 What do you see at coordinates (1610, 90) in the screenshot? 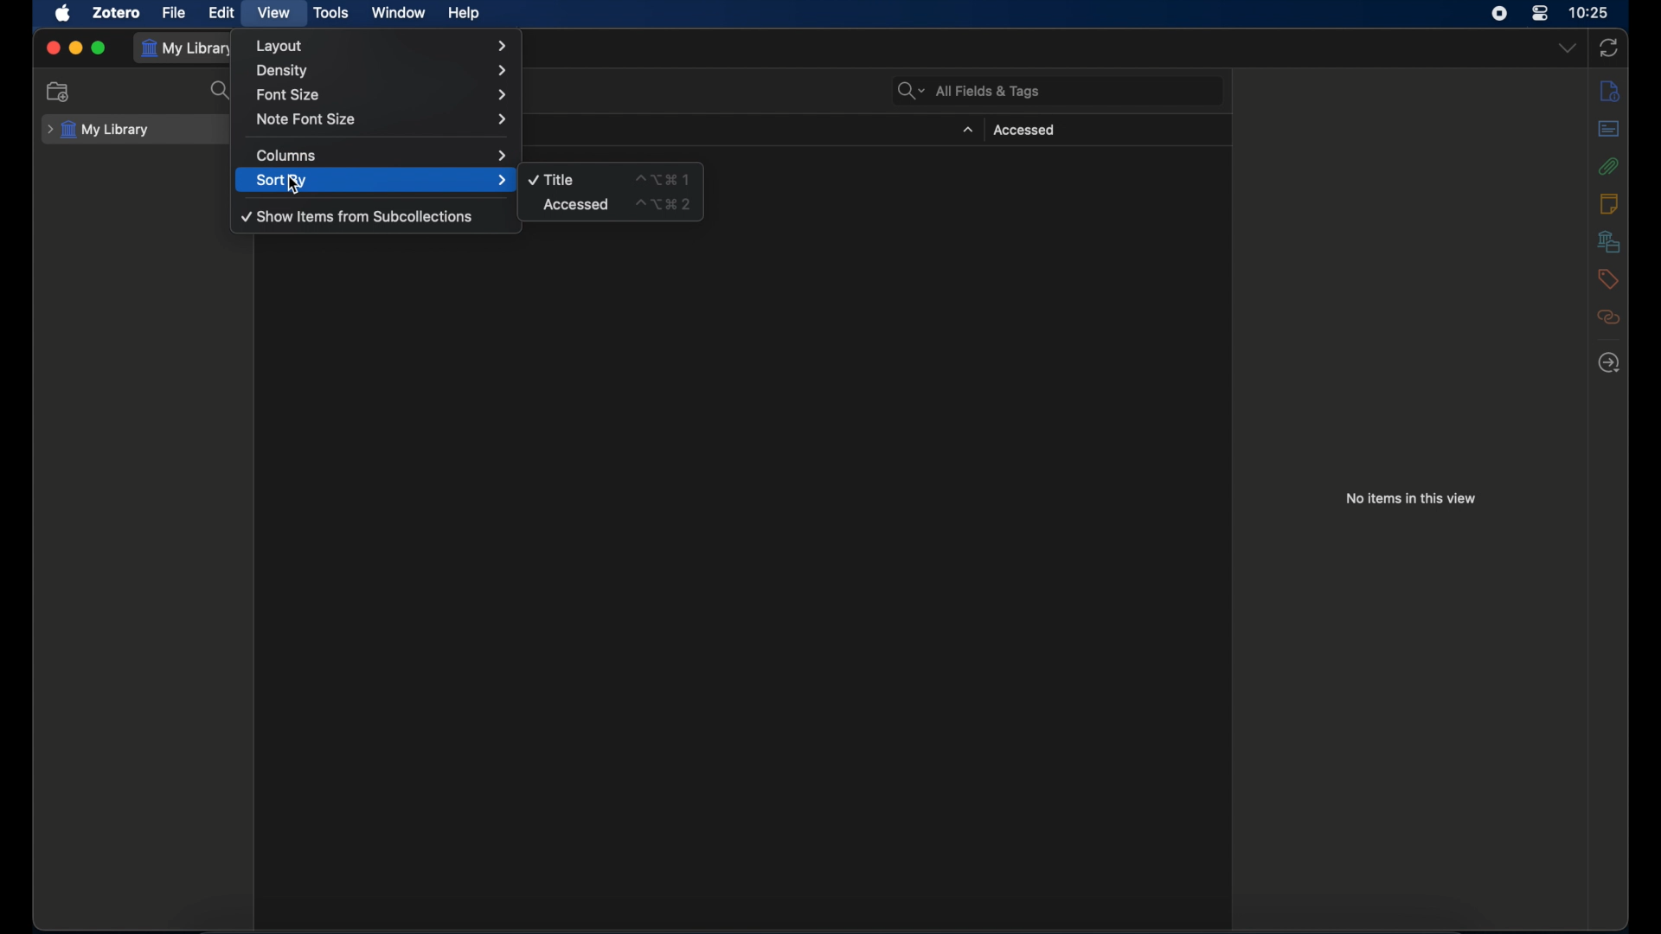
I see `notes` at bounding box center [1610, 90].